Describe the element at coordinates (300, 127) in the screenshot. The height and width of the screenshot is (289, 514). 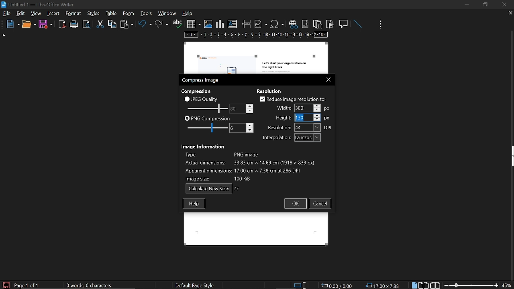
I see `resolution` at that location.